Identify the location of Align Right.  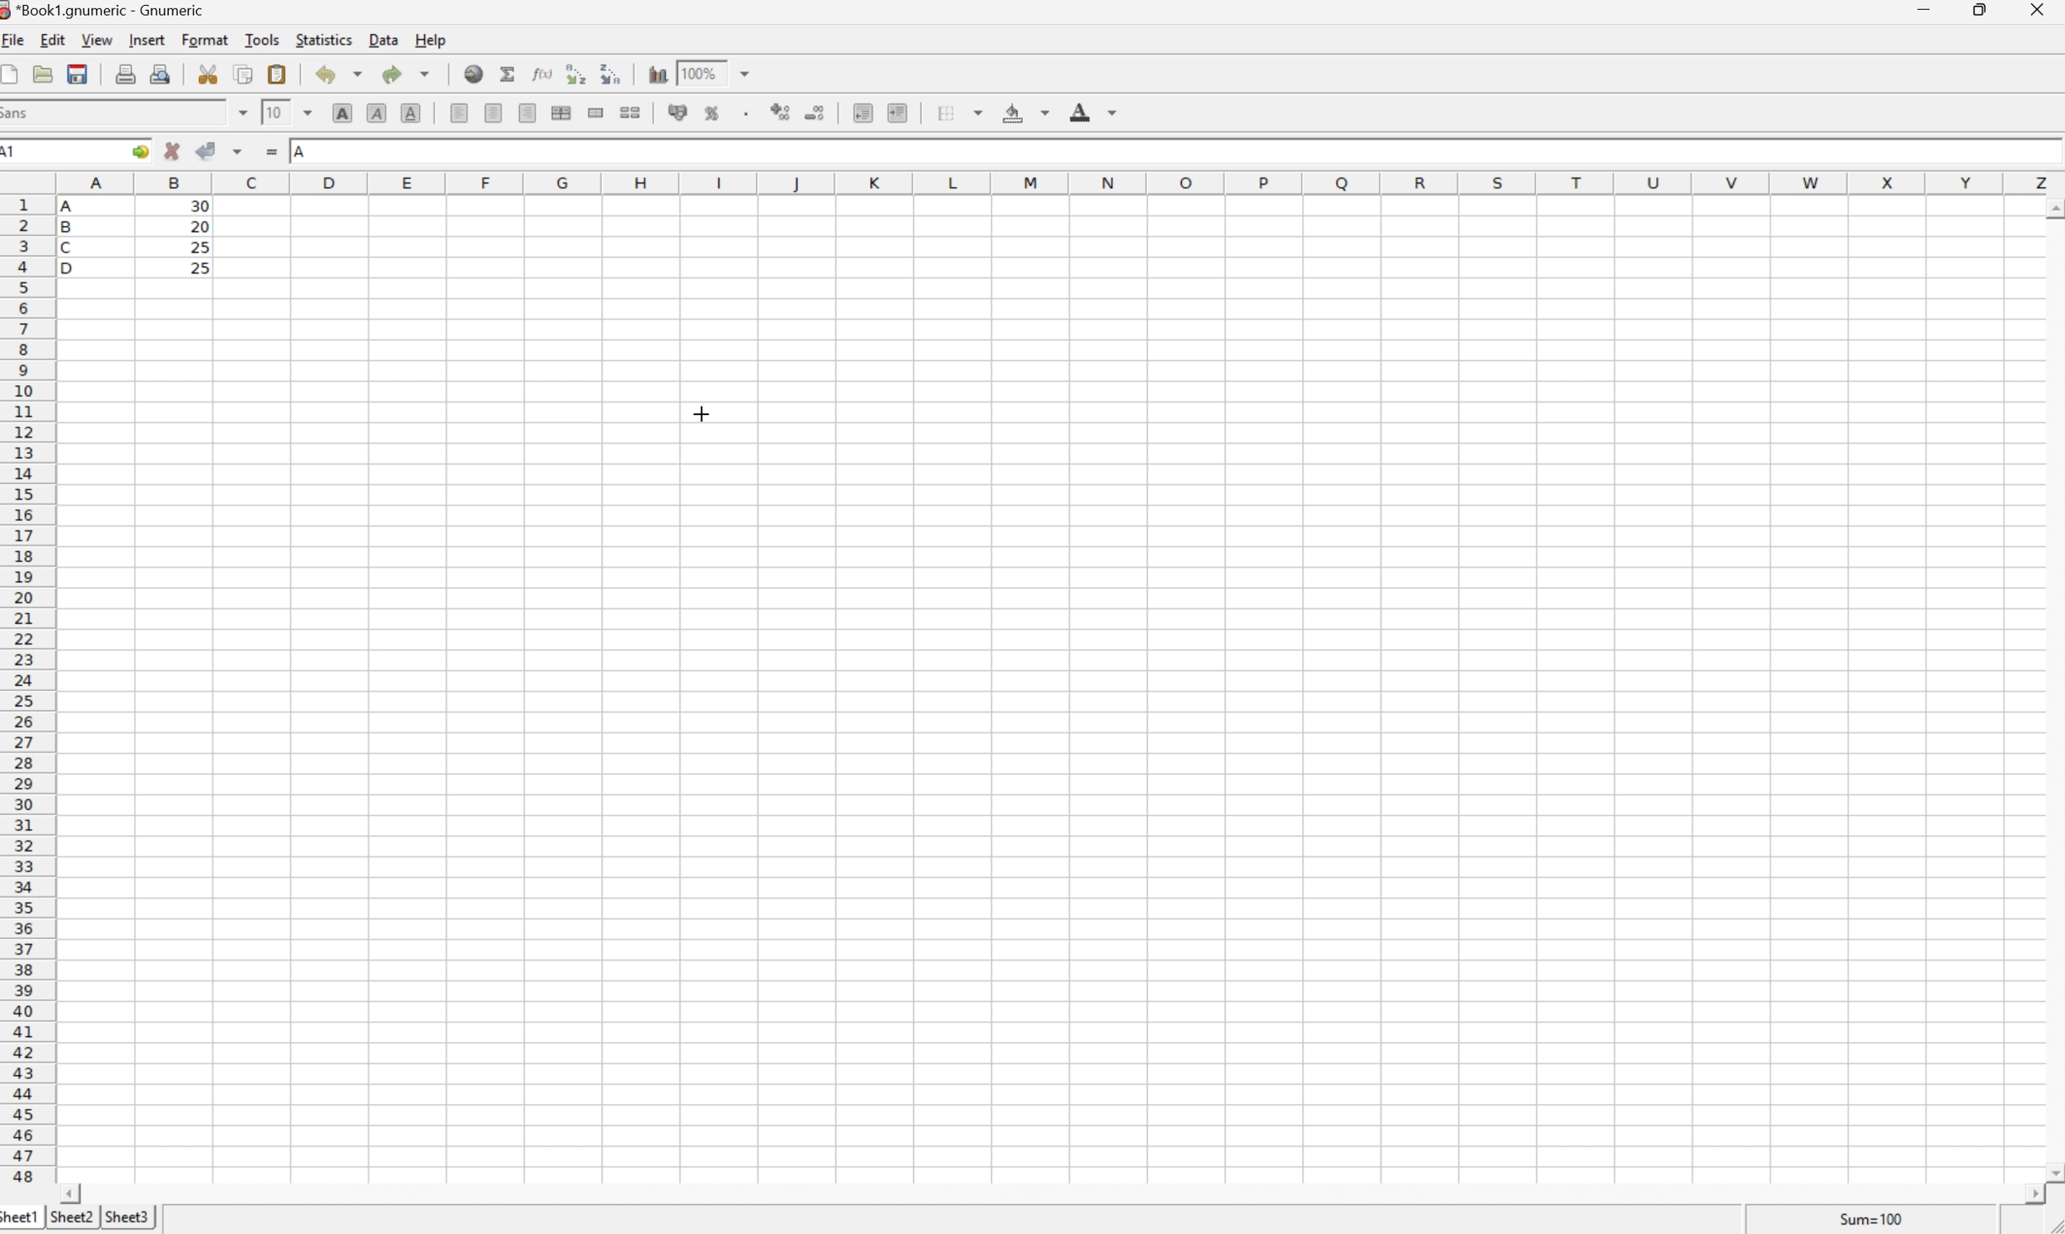
(529, 113).